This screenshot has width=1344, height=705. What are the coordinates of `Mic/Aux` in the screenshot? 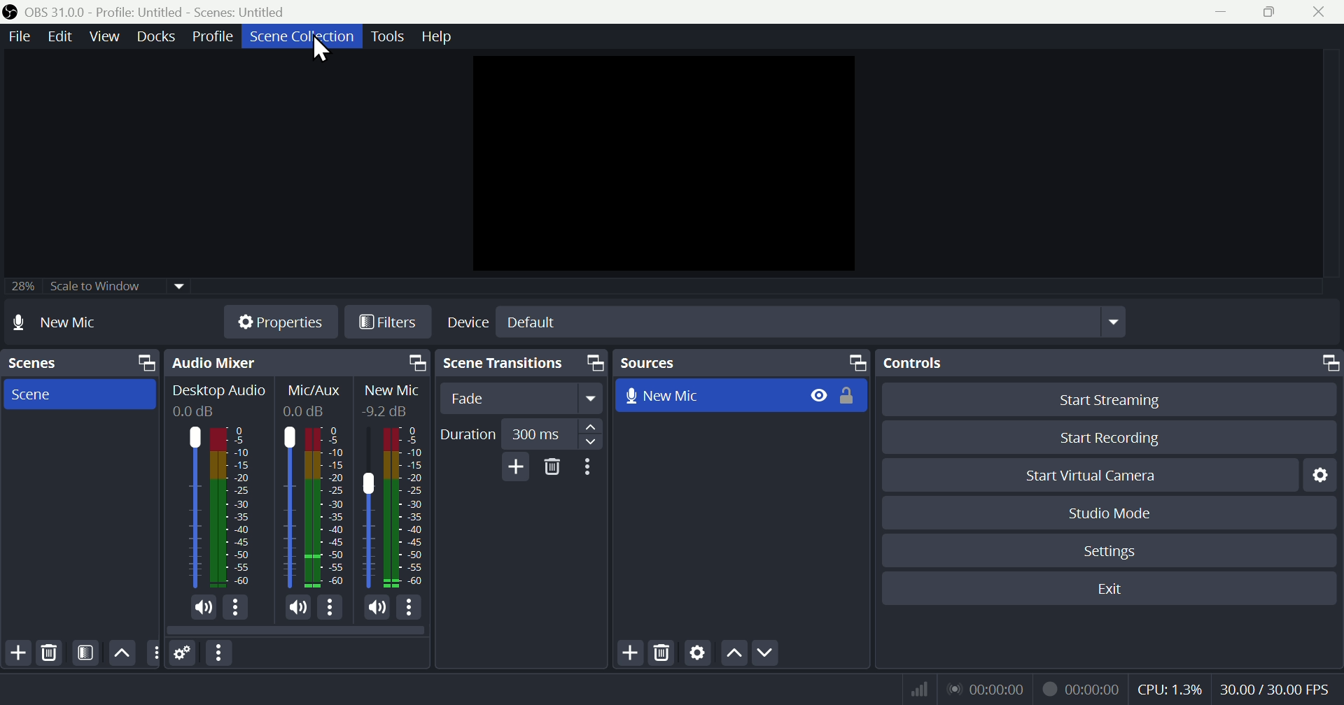 It's located at (286, 506).